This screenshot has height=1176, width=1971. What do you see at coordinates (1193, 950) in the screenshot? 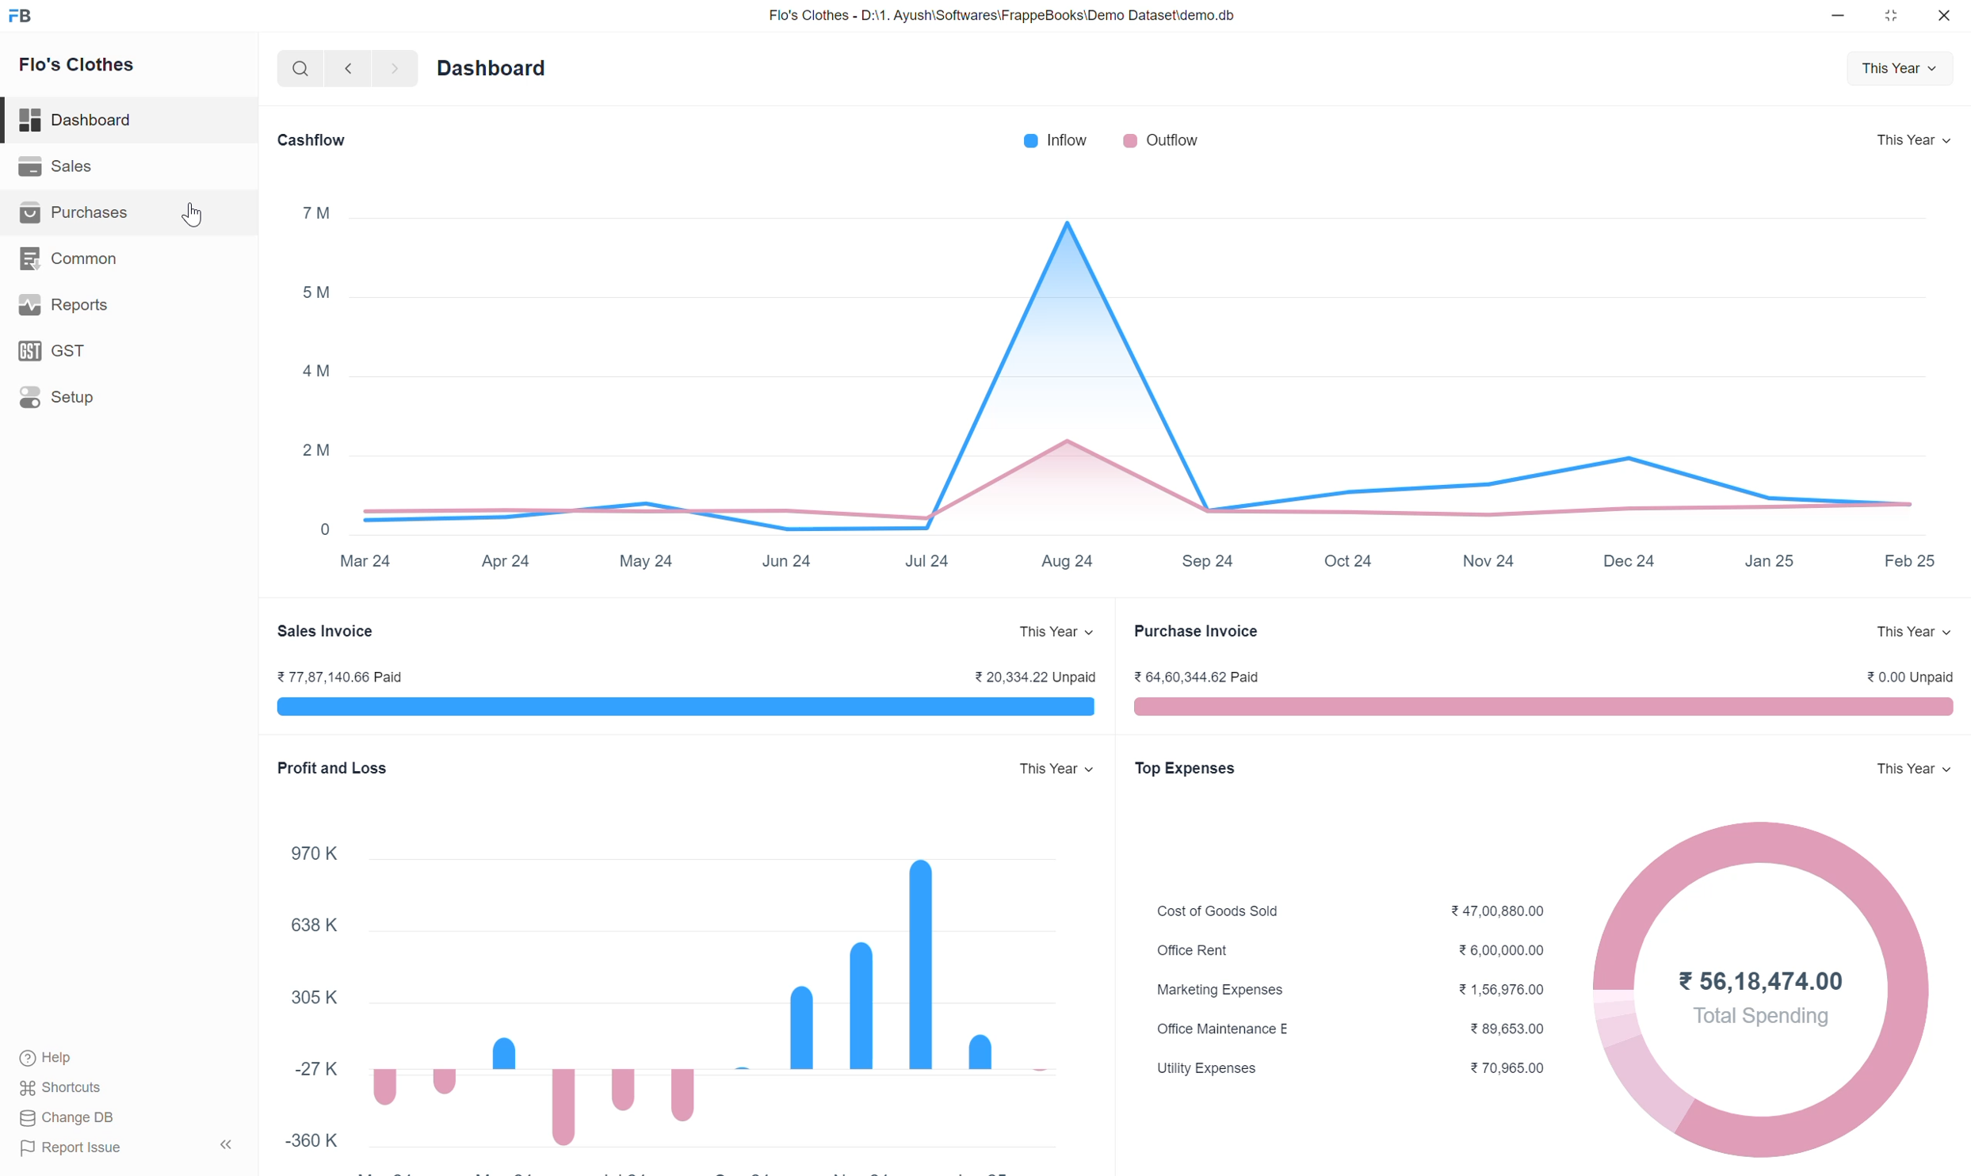
I see `Office Rent` at bounding box center [1193, 950].